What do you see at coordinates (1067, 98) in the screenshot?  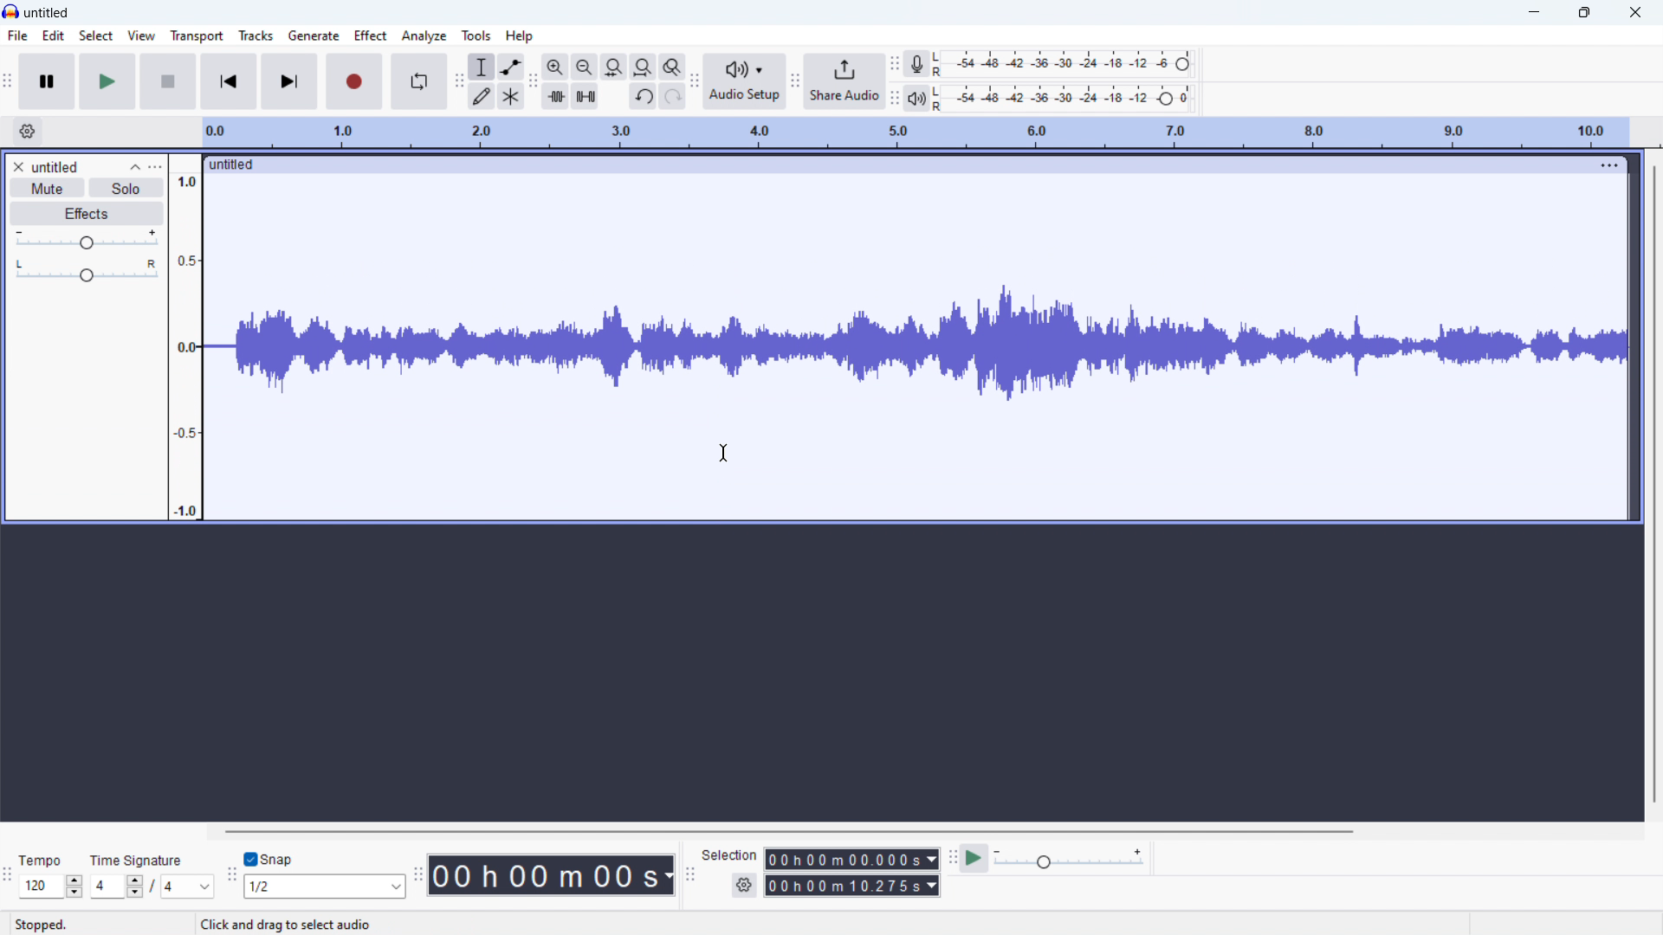 I see `playback level` at bounding box center [1067, 98].